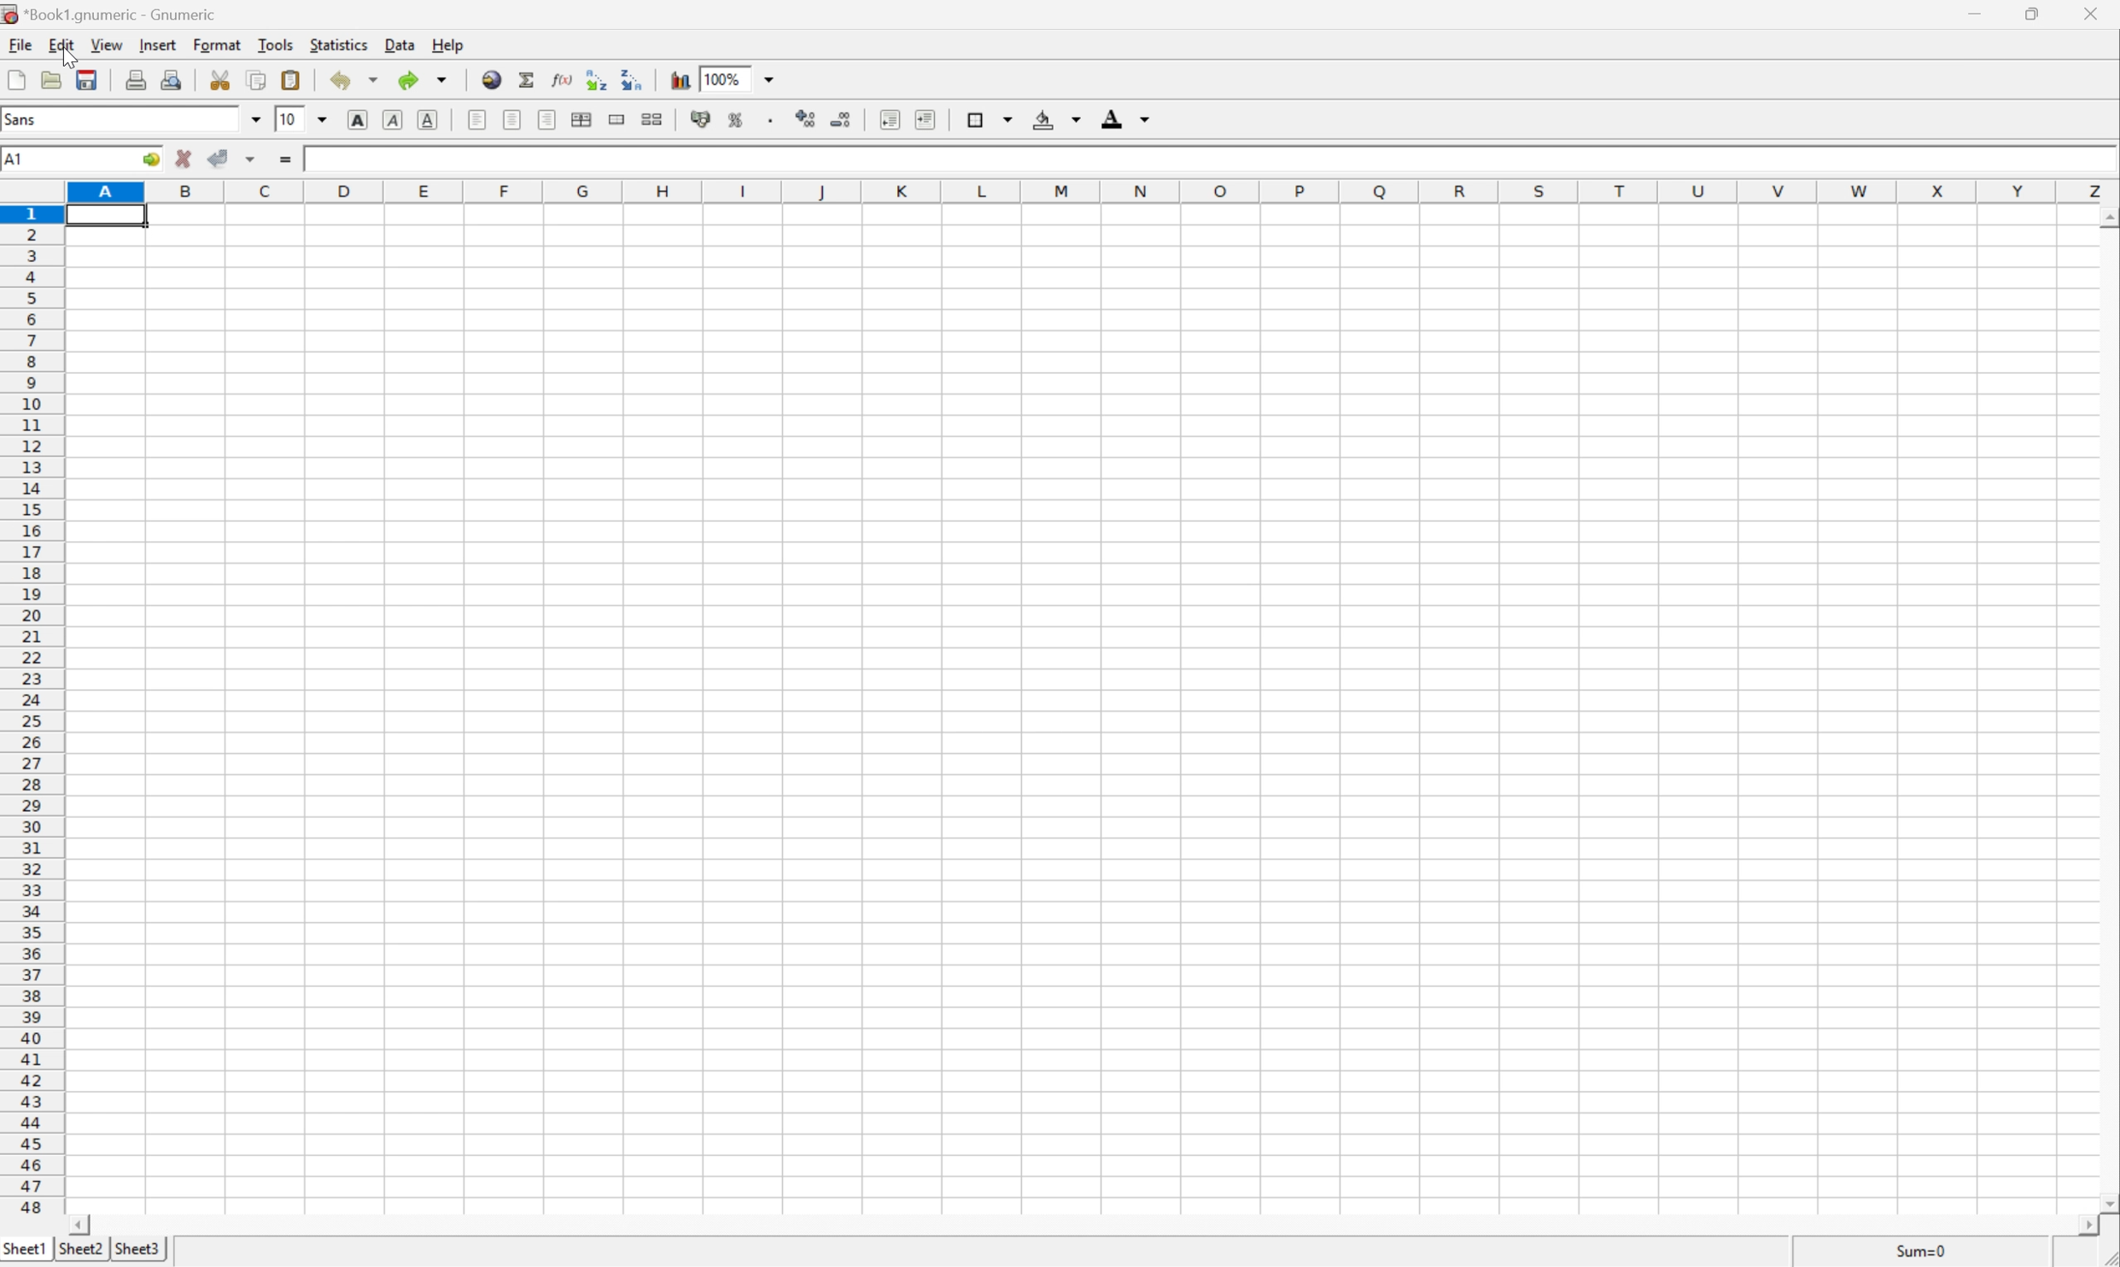 The height and width of the screenshot is (1267, 2120). Describe the element at coordinates (69, 48) in the screenshot. I see `Cursor on edit` at that location.